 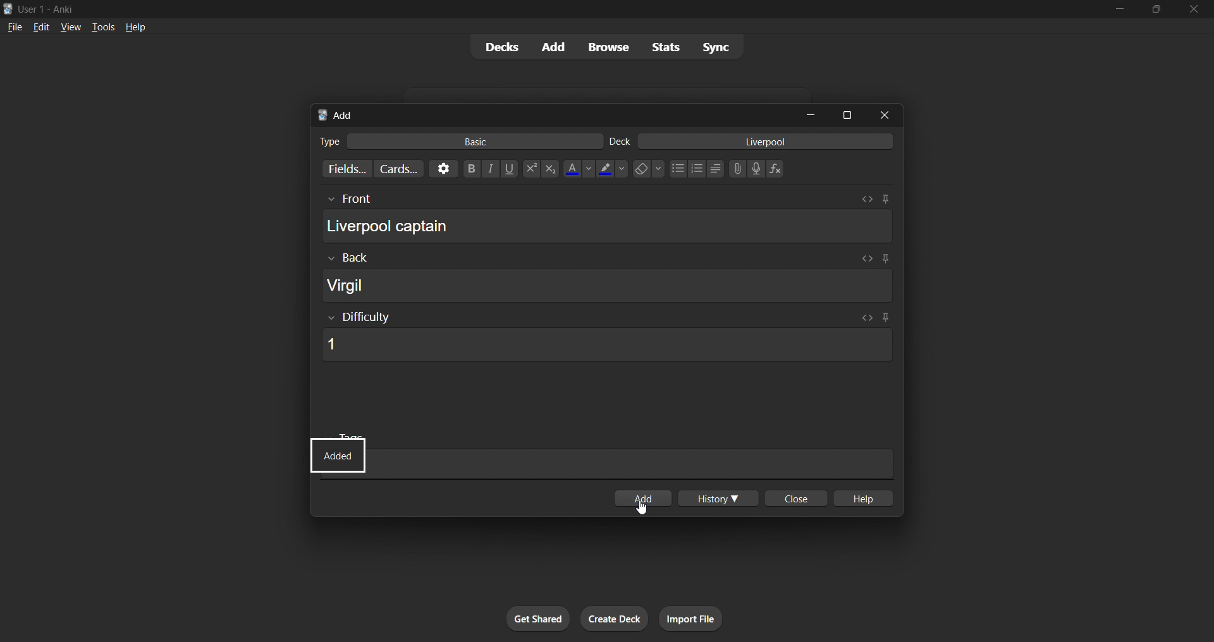 I want to click on Toggle sticky, so click(x=885, y=318).